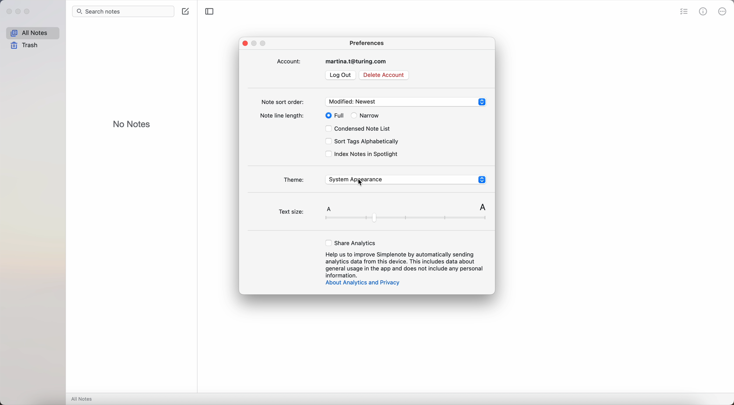 This screenshot has height=405, width=734. Describe the element at coordinates (383, 180) in the screenshot. I see `theme` at that location.